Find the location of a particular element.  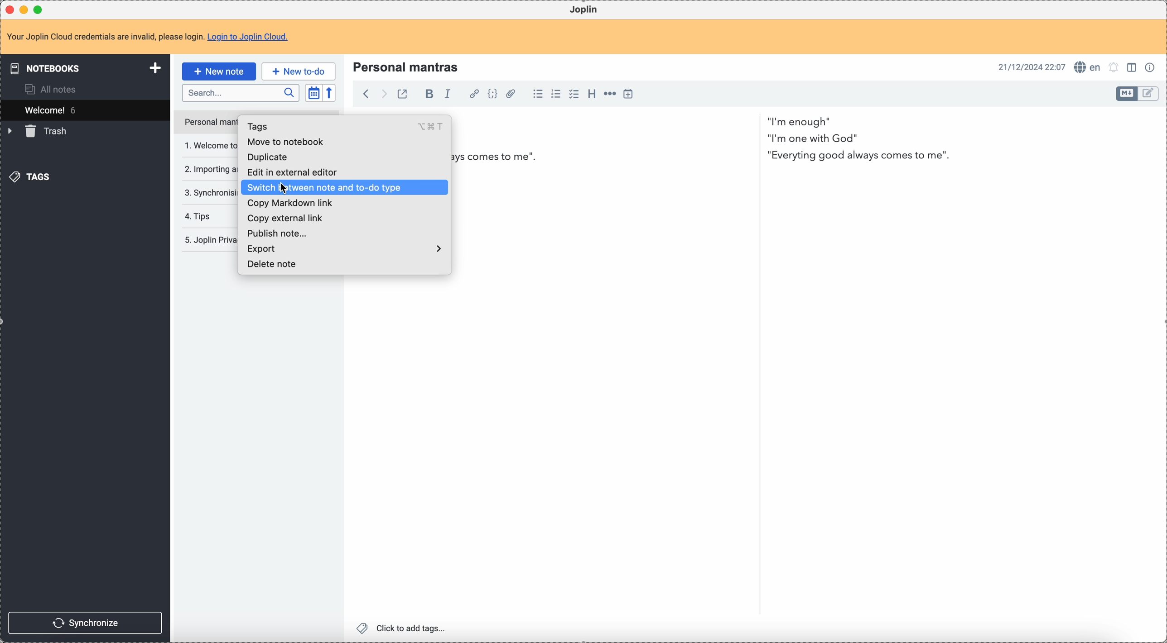

spell checker is located at coordinates (1088, 67).